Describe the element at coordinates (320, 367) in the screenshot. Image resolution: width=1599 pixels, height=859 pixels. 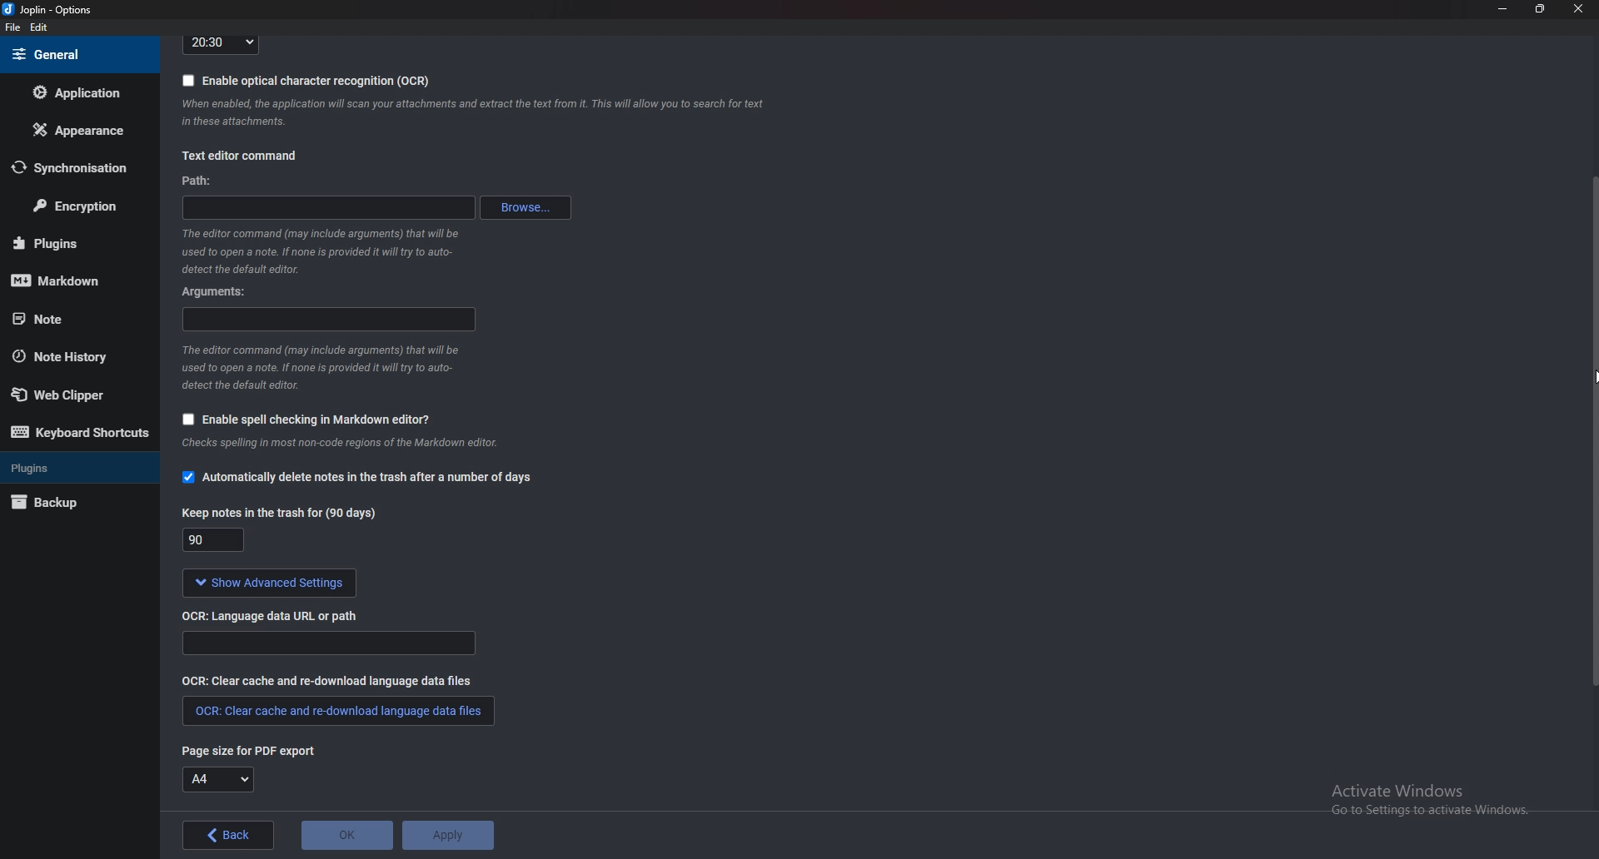
I see `Info on editor command` at that location.